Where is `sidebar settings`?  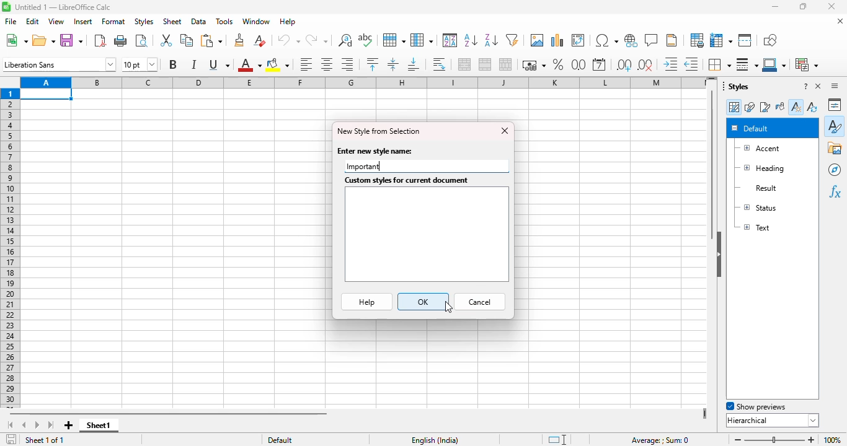
sidebar settings is located at coordinates (835, 85).